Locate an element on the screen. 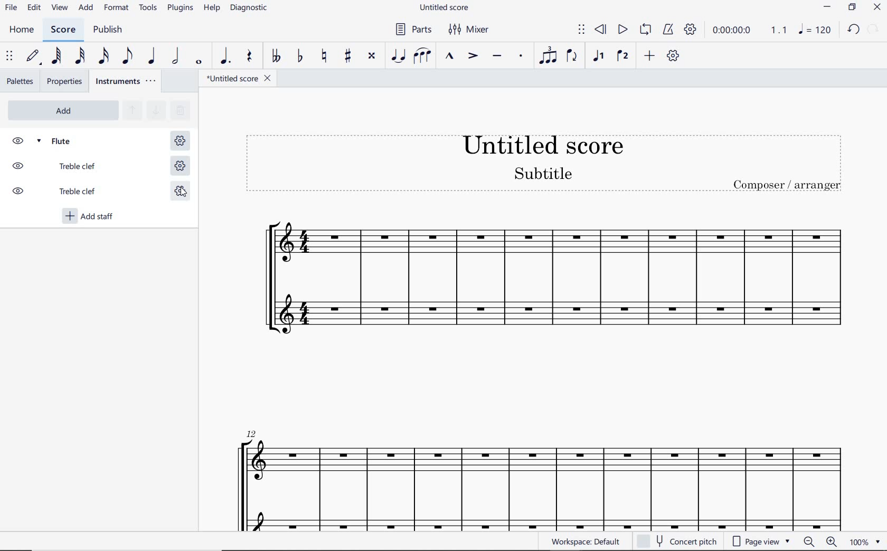  OSSIA STAFF ADDED is located at coordinates (553, 312).